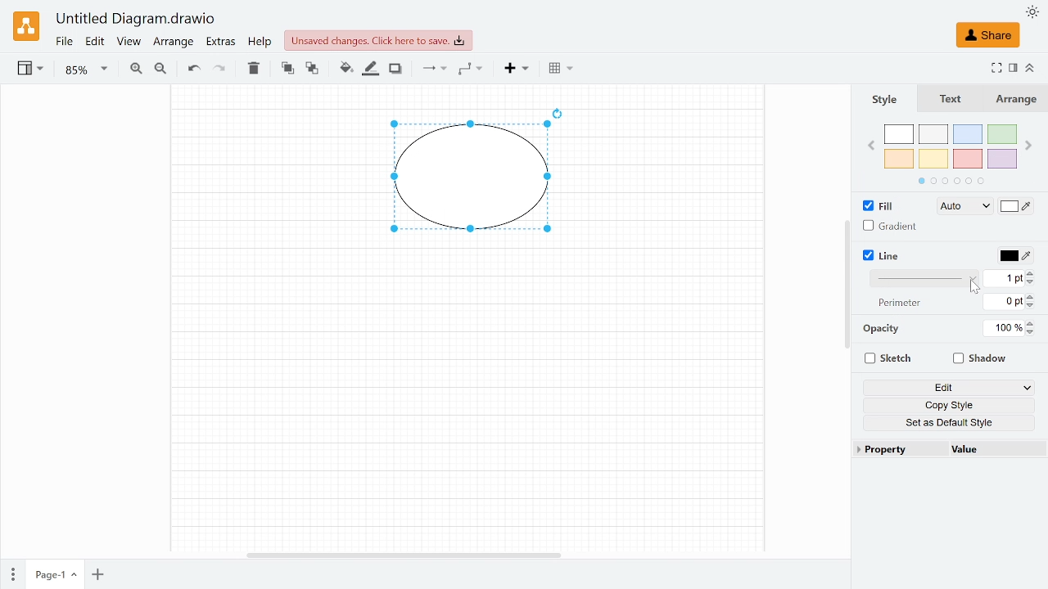 This screenshot has height=589, width=1048. I want to click on Fill color, so click(346, 68).